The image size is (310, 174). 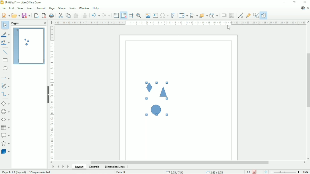 I want to click on Show gluepoint functions, so click(x=249, y=15).